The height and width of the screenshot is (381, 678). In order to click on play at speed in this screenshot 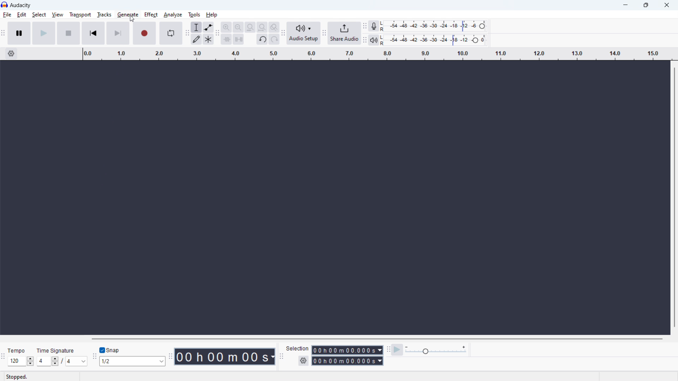, I will do `click(397, 350)`.